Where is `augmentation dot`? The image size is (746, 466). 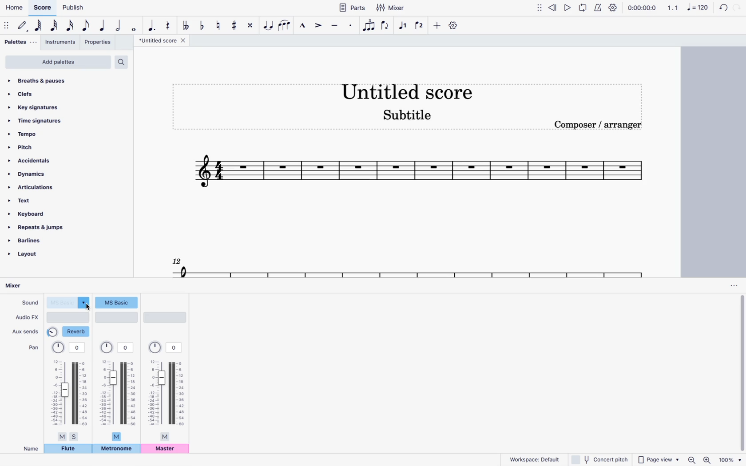 augmentation dot is located at coordinates (152, 24).